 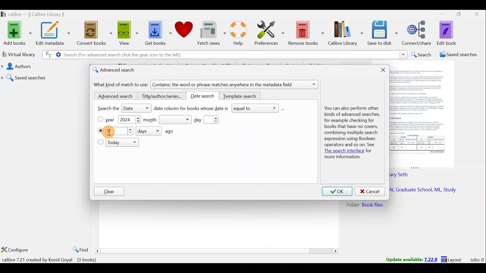 What do you see at coordinates (79, 249) in the screenshot?
I see `Find` at bounding box center [79, 249].